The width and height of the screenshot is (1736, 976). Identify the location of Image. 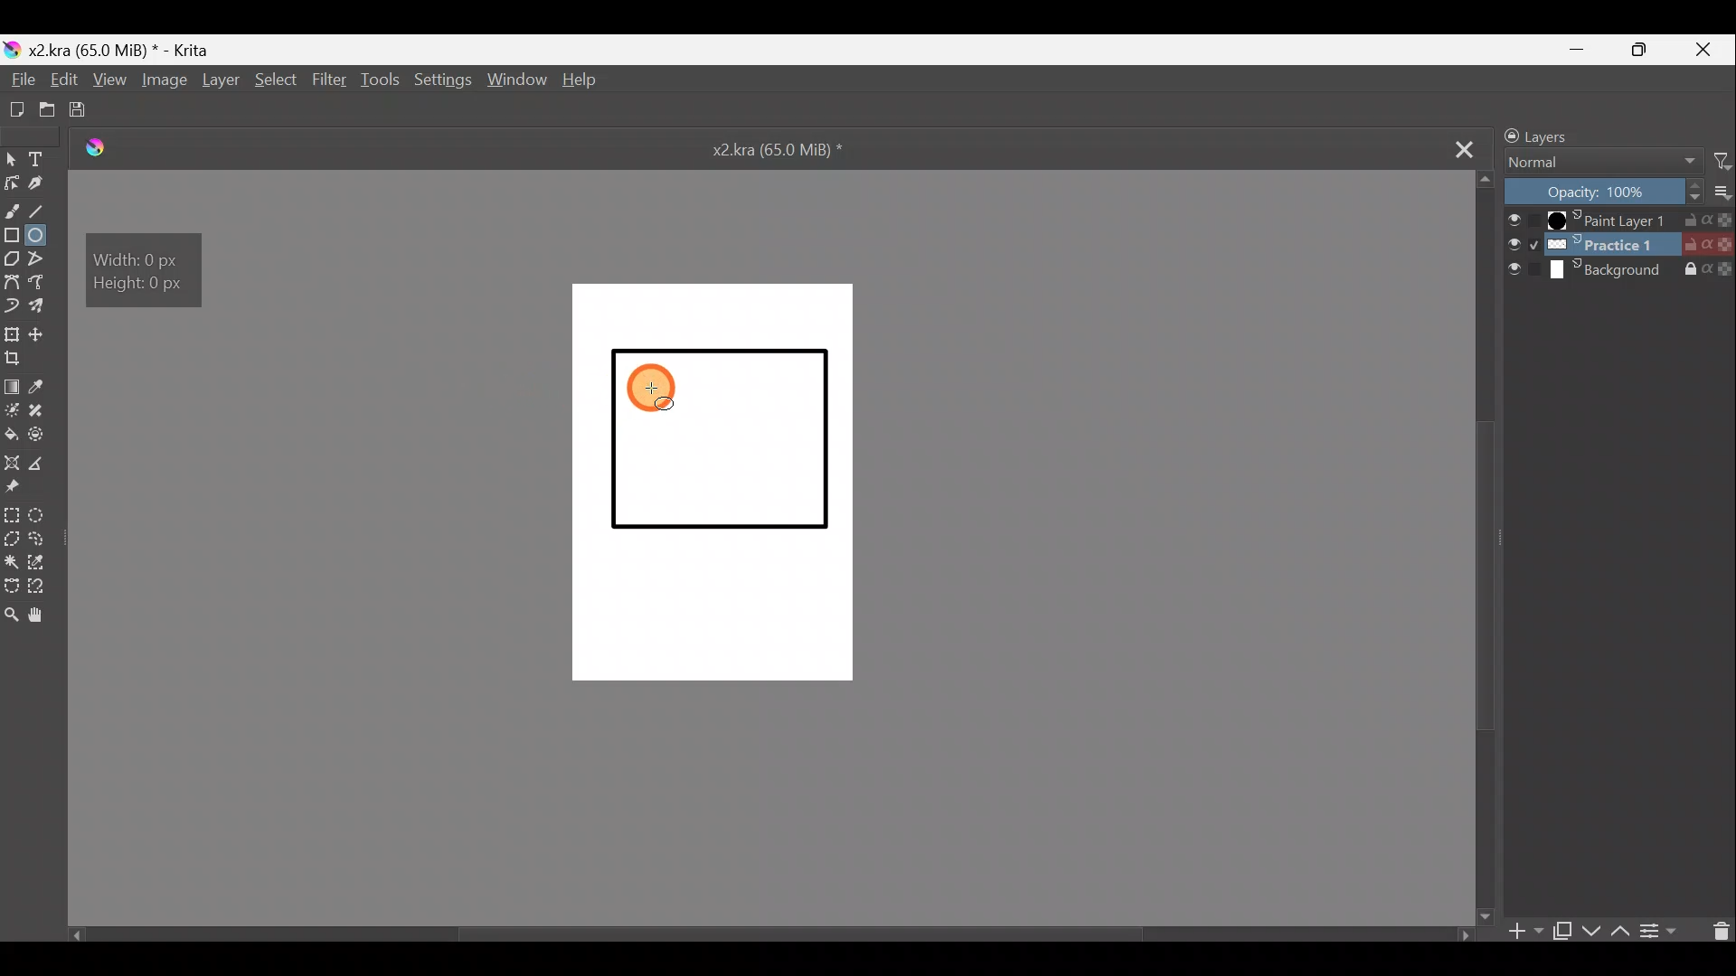
(165, 82).